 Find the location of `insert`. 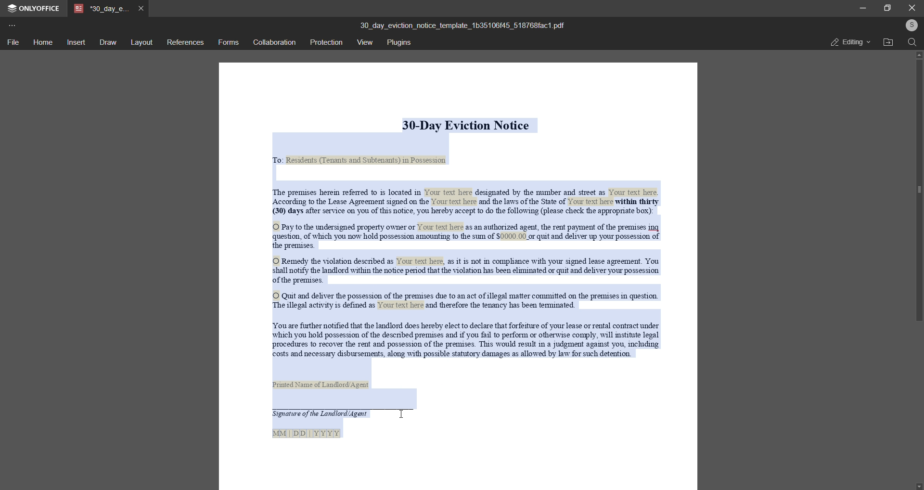

insert is located at coordinates (74, 43).